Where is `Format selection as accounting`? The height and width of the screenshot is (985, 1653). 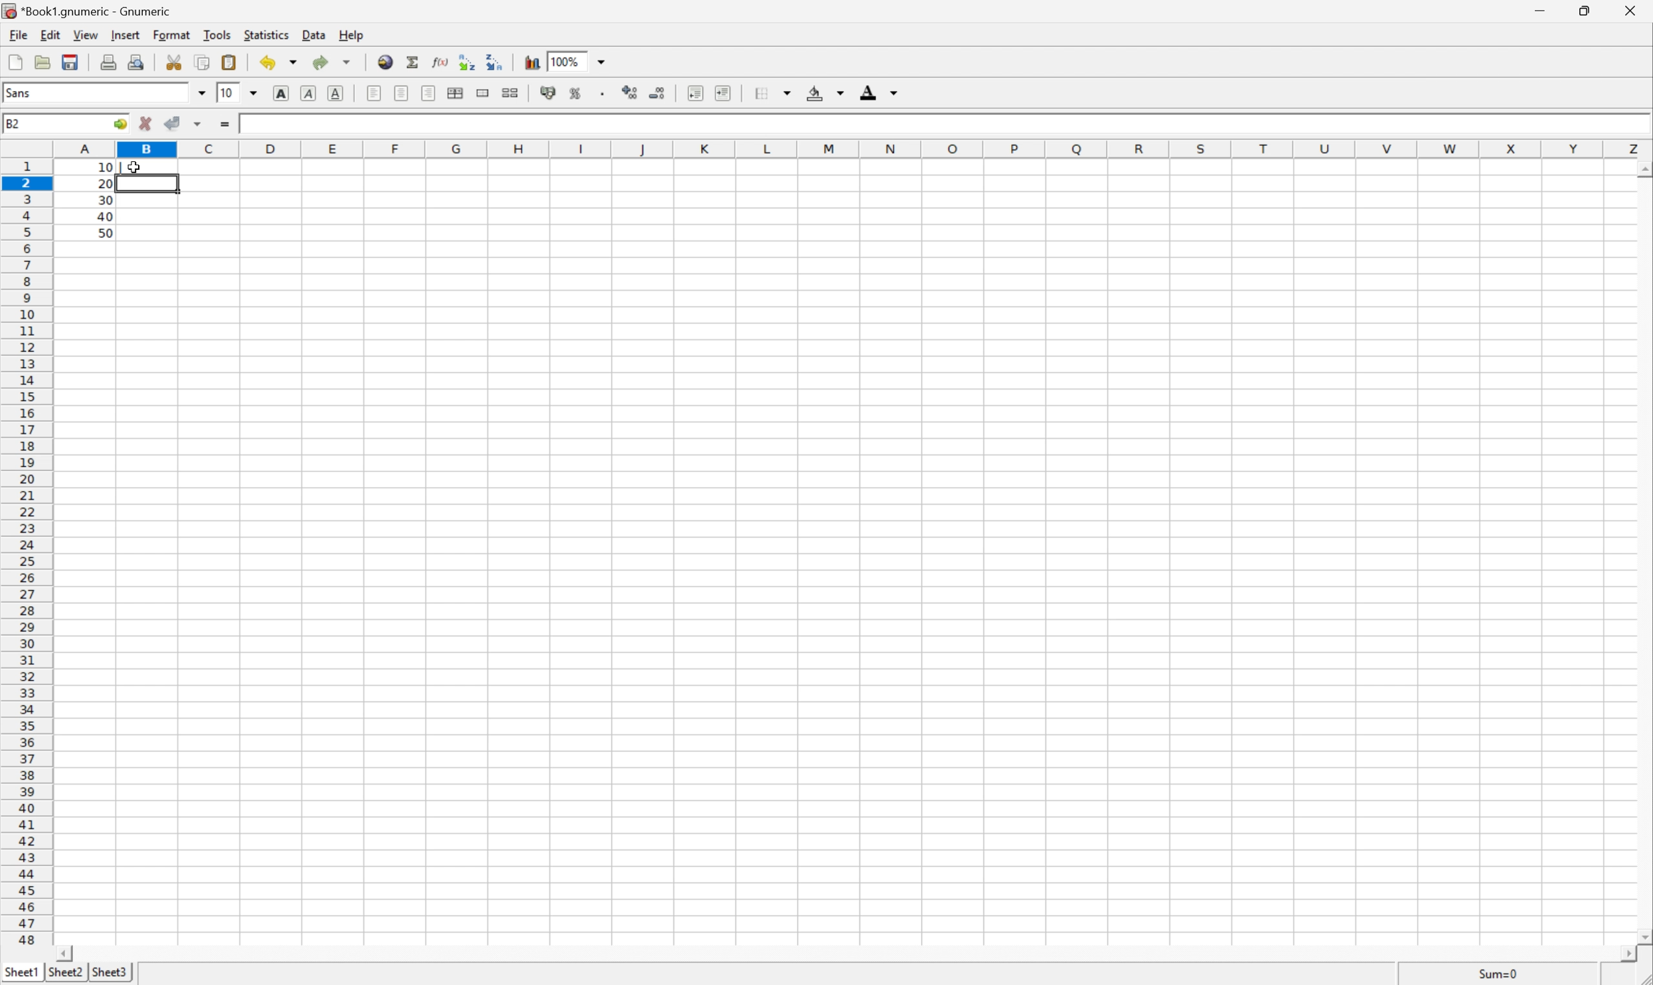 Format selection as accounting is located at coordinates (549, 92).